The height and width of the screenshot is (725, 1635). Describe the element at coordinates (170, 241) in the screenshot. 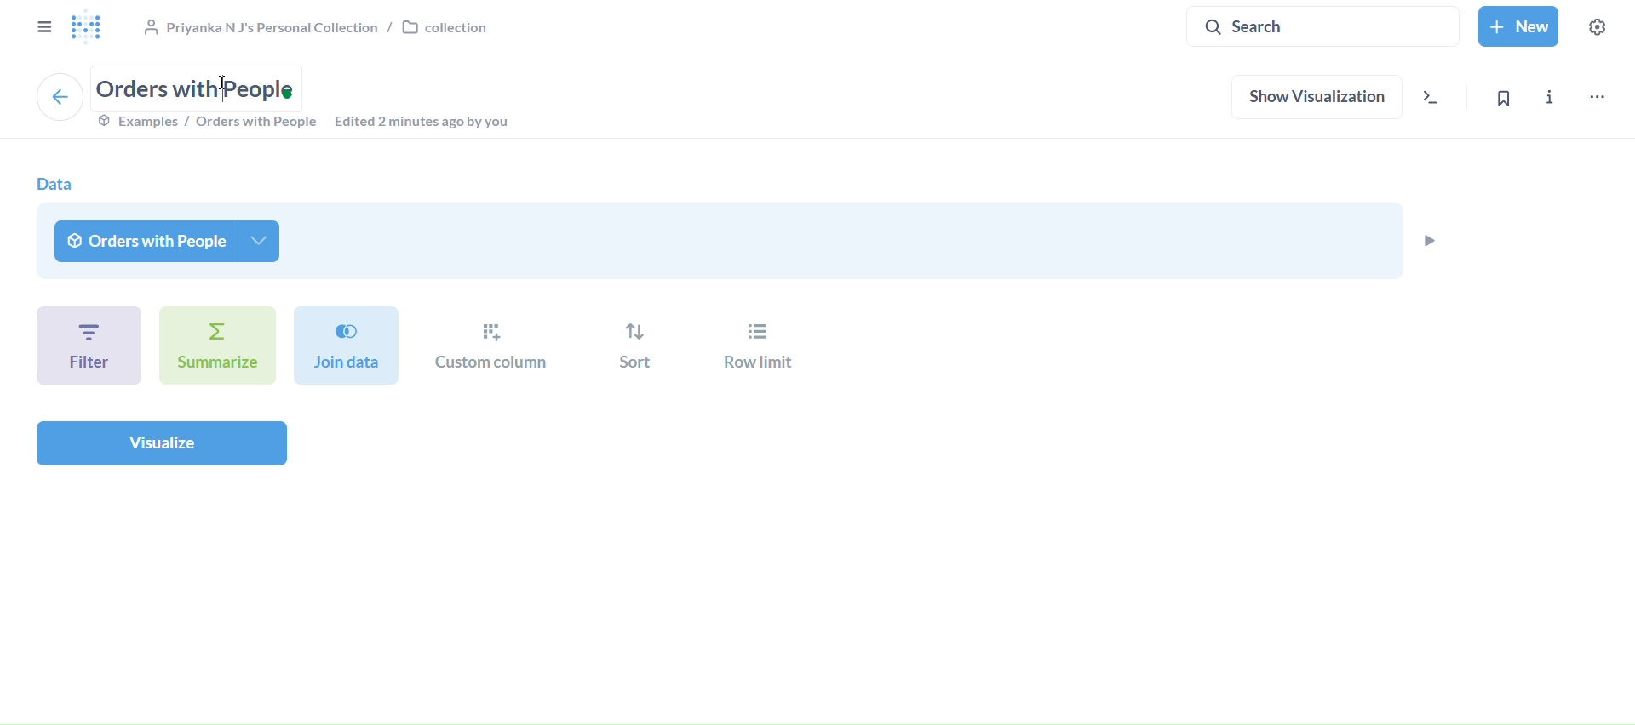

I see `orders with people` at that location.